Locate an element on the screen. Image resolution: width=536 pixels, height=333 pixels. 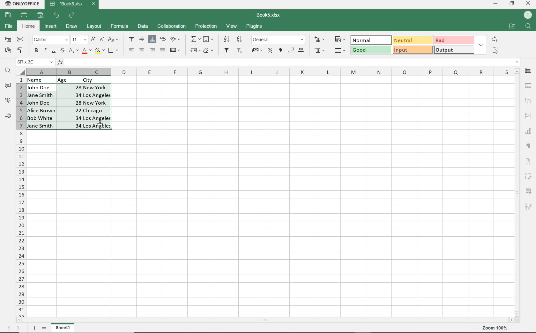
CELLS SELECTED is located at coordinates (69, 107).